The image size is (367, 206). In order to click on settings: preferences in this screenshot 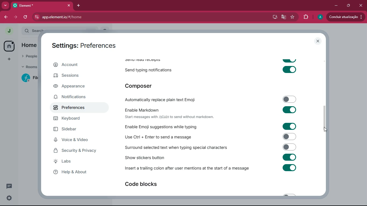, I will do `click(85, 46)`.